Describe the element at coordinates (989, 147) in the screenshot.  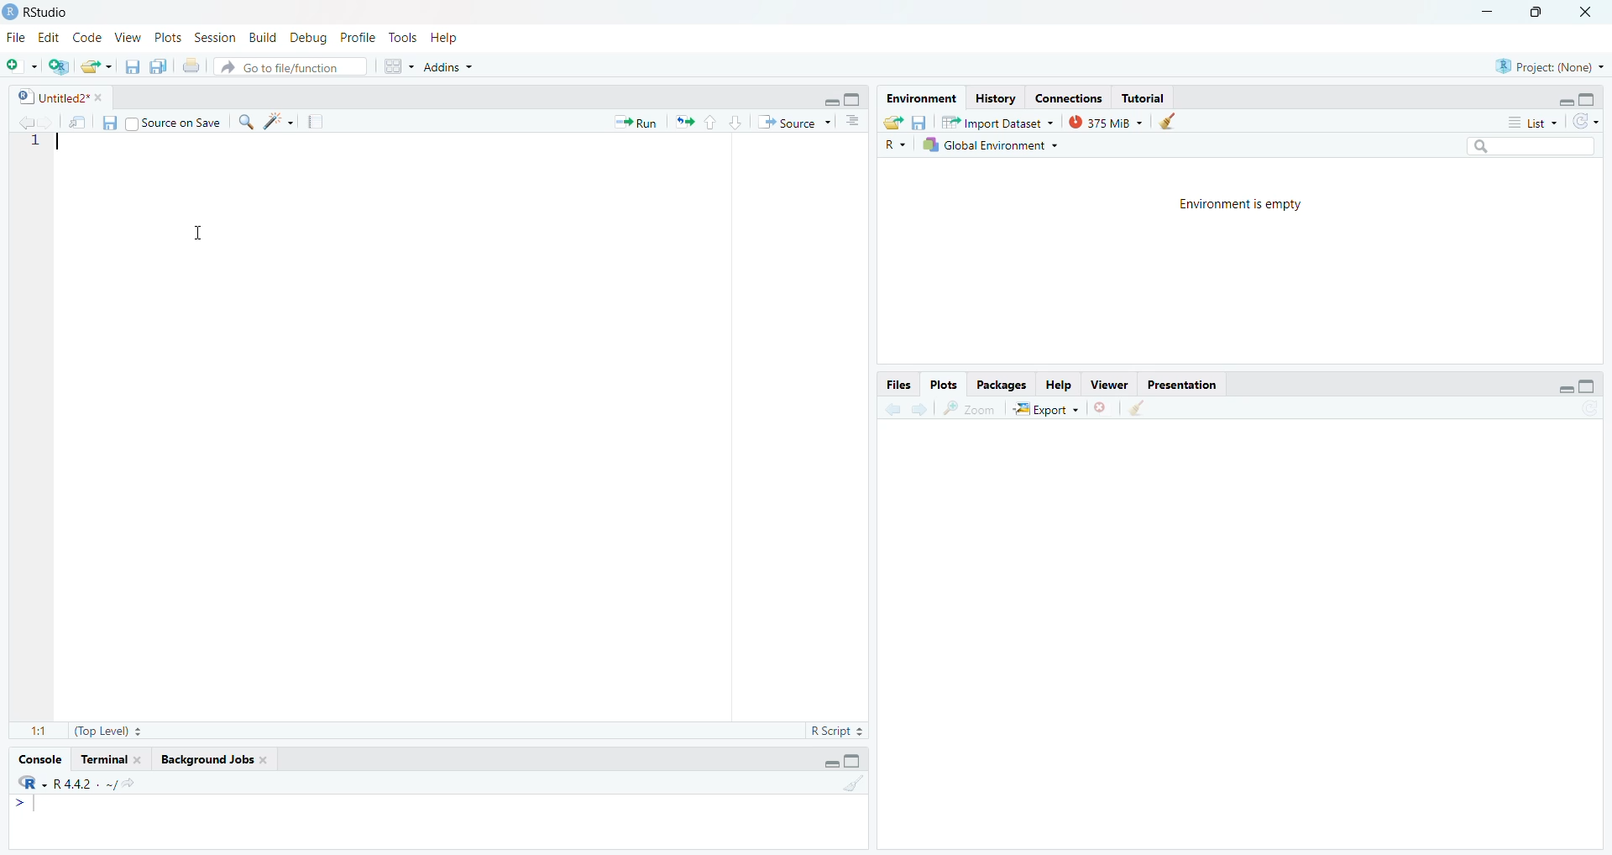
I see `1h Global Environment +` at that location.